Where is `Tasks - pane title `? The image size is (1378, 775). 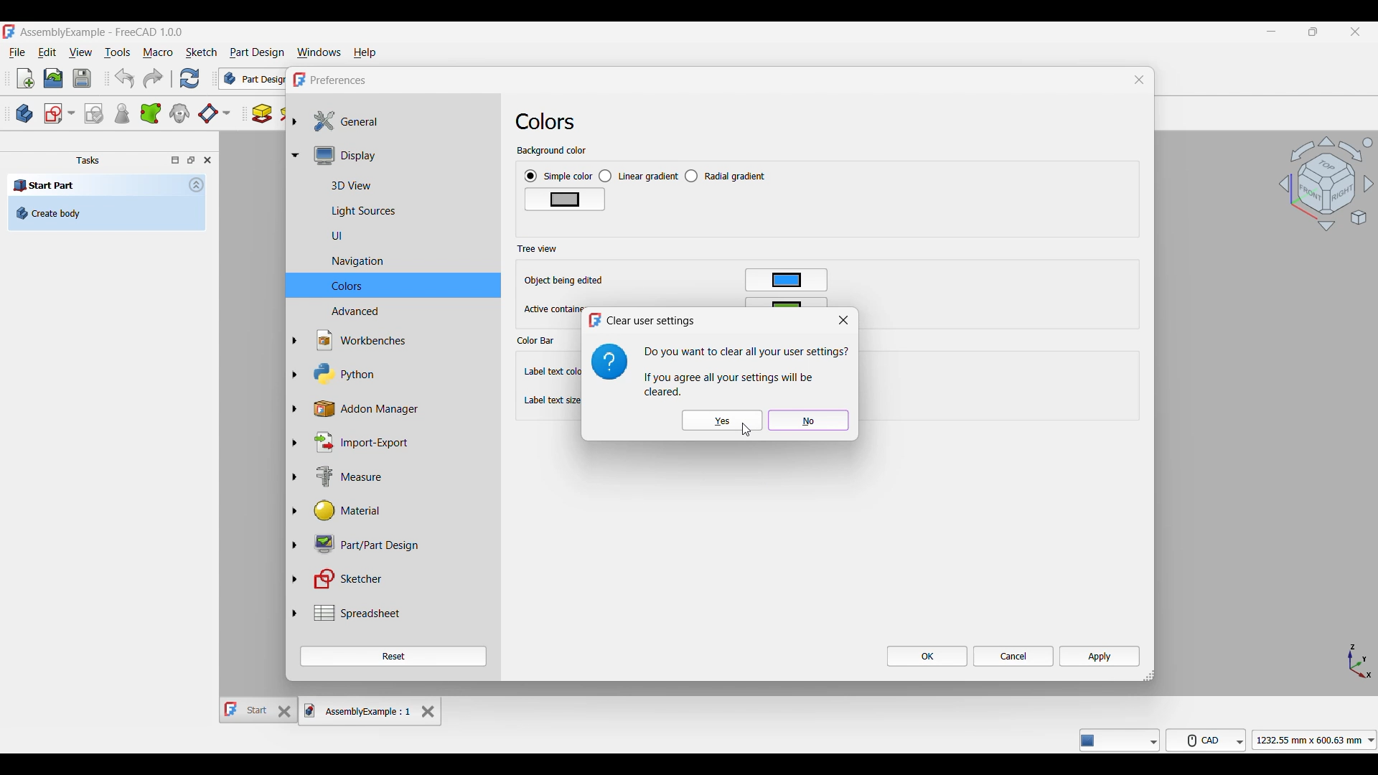
Tasks - pane title  is located at coordinates (88, 160).